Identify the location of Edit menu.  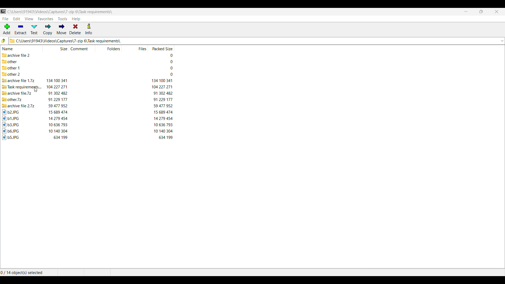
(17, 19).